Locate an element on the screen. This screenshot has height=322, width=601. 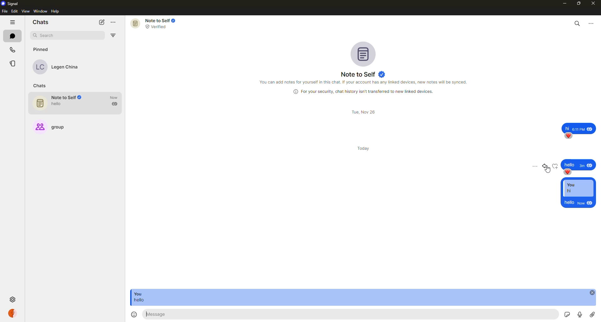
chats is located at coordinates (41, 22).